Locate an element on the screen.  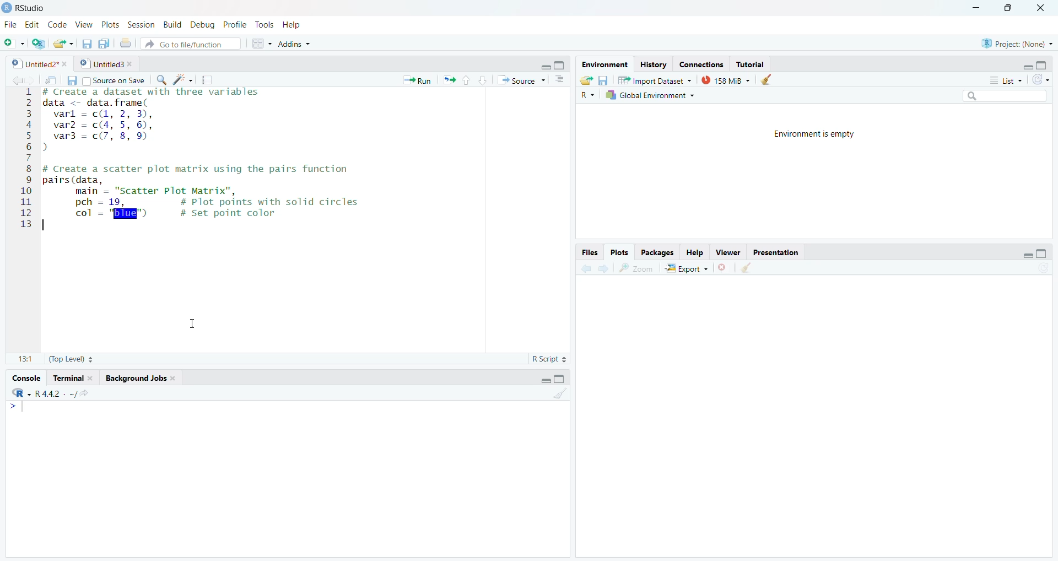
Choose language is located at coordinates (588, 94).